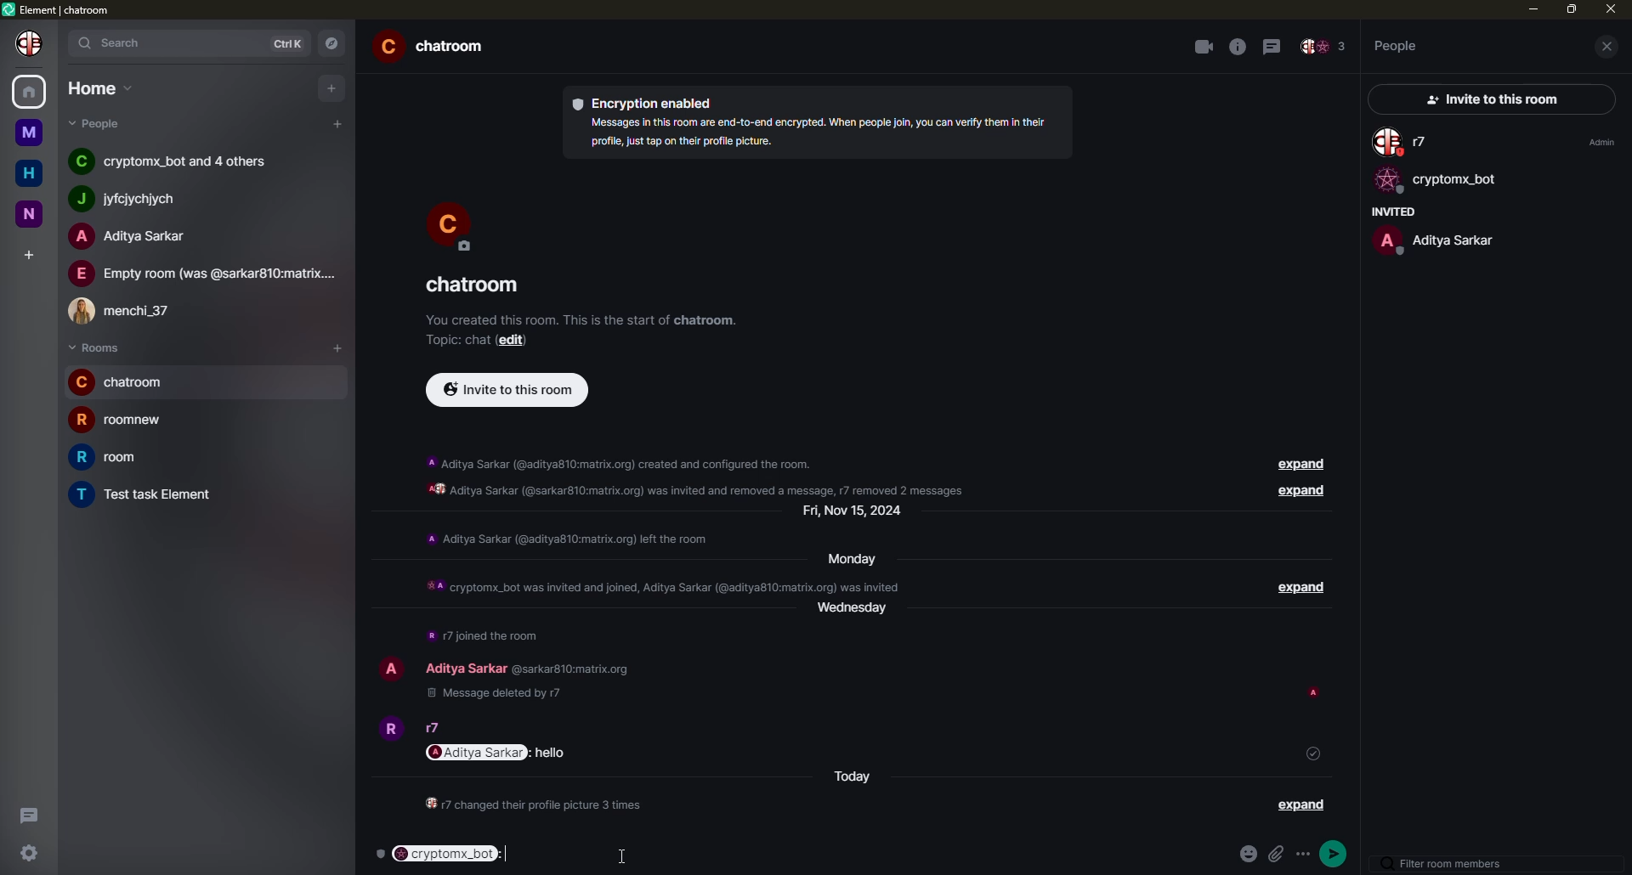 Image resolution: width=1632 pixels, height=875 pixels. Describe the element at coordinates (847, 558) in the screenshot. I see `day` at that location.